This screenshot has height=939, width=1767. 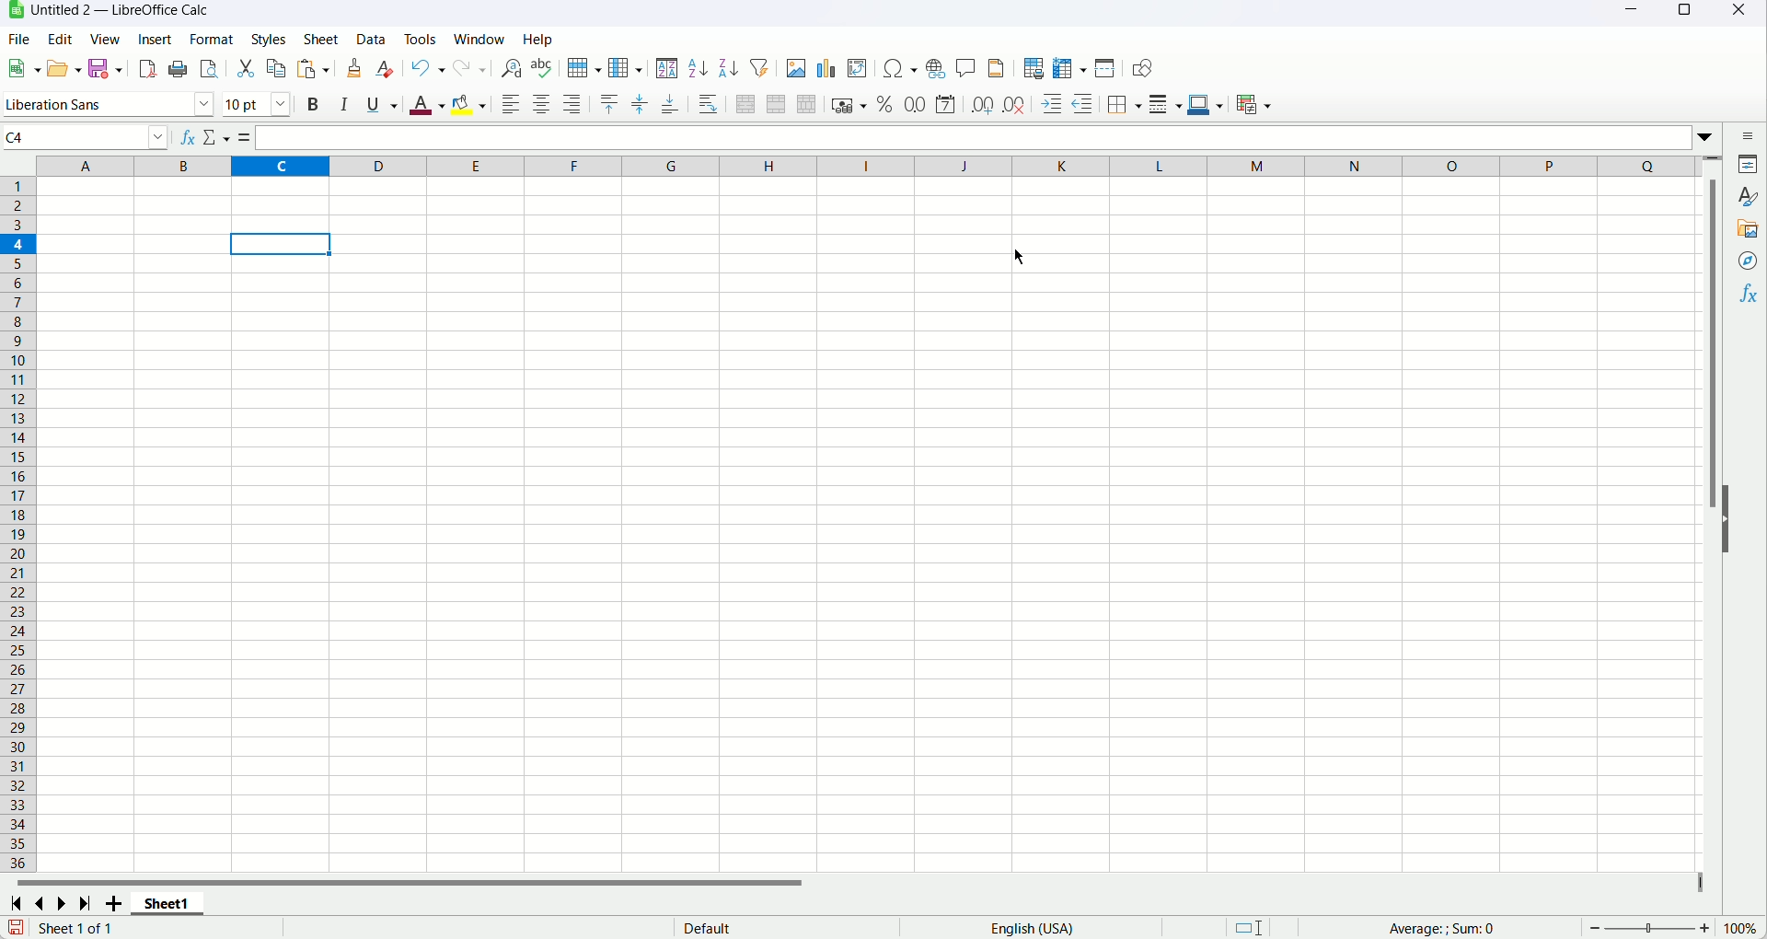 What do you see at coordinates (667, 68) in the screenshot?
I see `Sort` at bounding box center [667, 68].